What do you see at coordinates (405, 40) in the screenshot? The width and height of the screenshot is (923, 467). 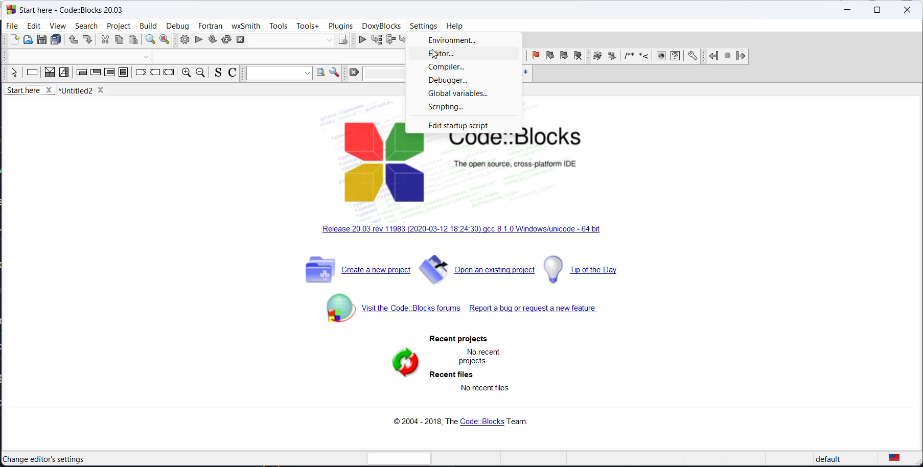 I see `step into` at bounding box center [405, 40].